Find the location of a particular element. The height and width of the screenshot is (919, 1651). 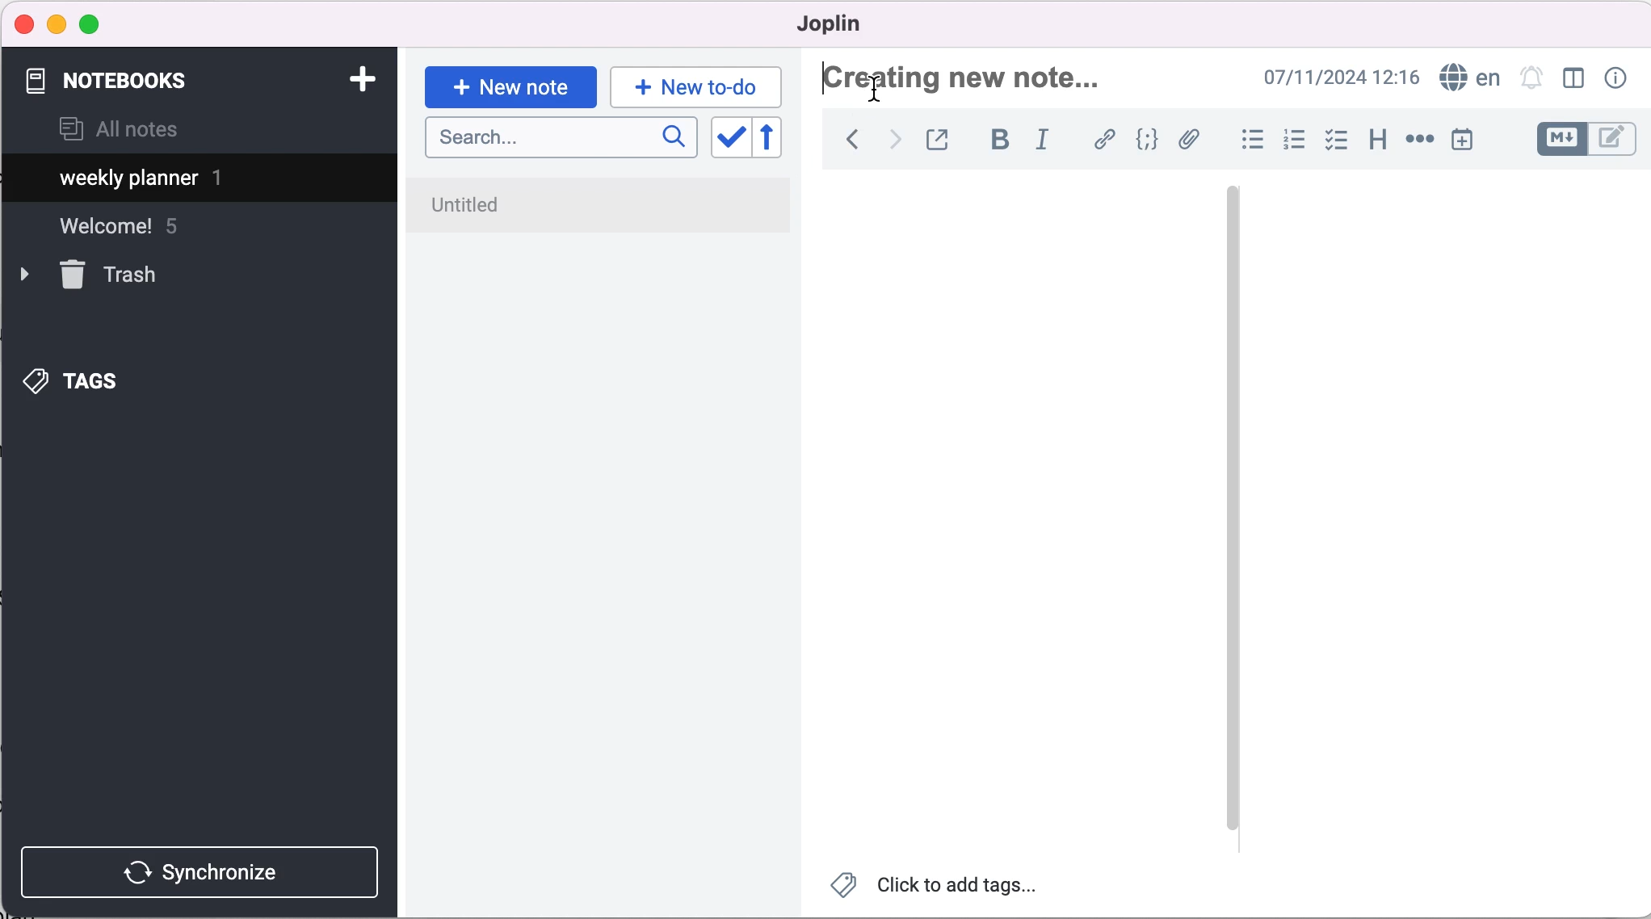

maximize is located at coordinates (93, 25).